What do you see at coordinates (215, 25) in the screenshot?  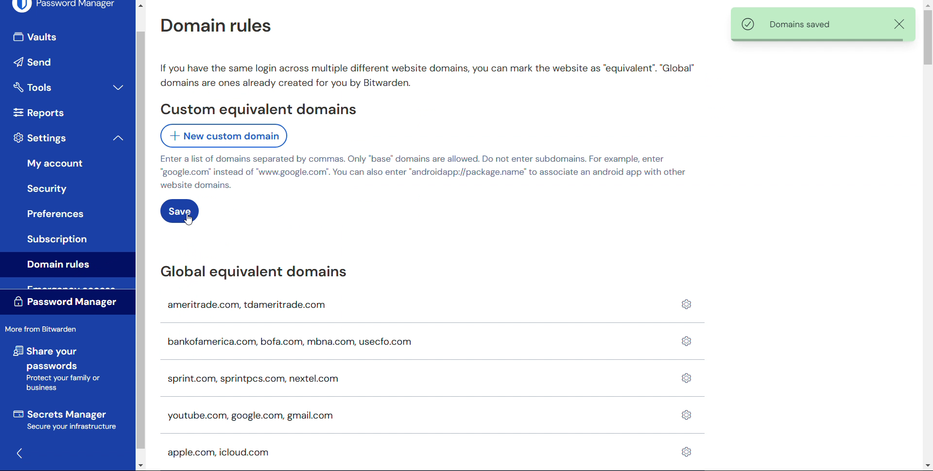 I see `Domain rules` at bounding box center [215, 25].